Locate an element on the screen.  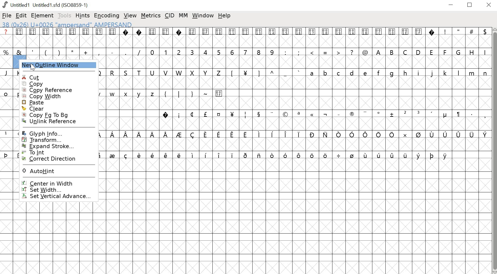
symbol is located at coordinates (312, 155).